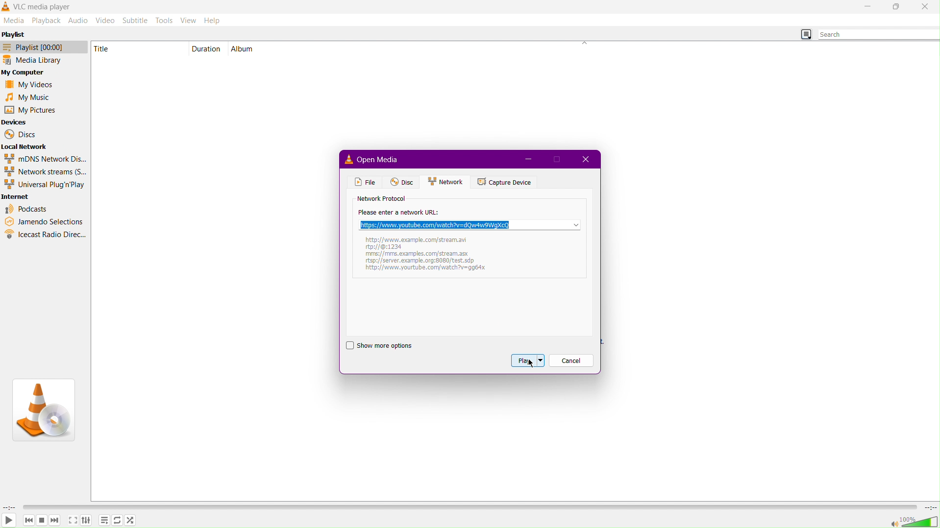 The height and width of the screenshot is (528, 940). I want to click on Icecast Radio Directory, so click(45, 235).